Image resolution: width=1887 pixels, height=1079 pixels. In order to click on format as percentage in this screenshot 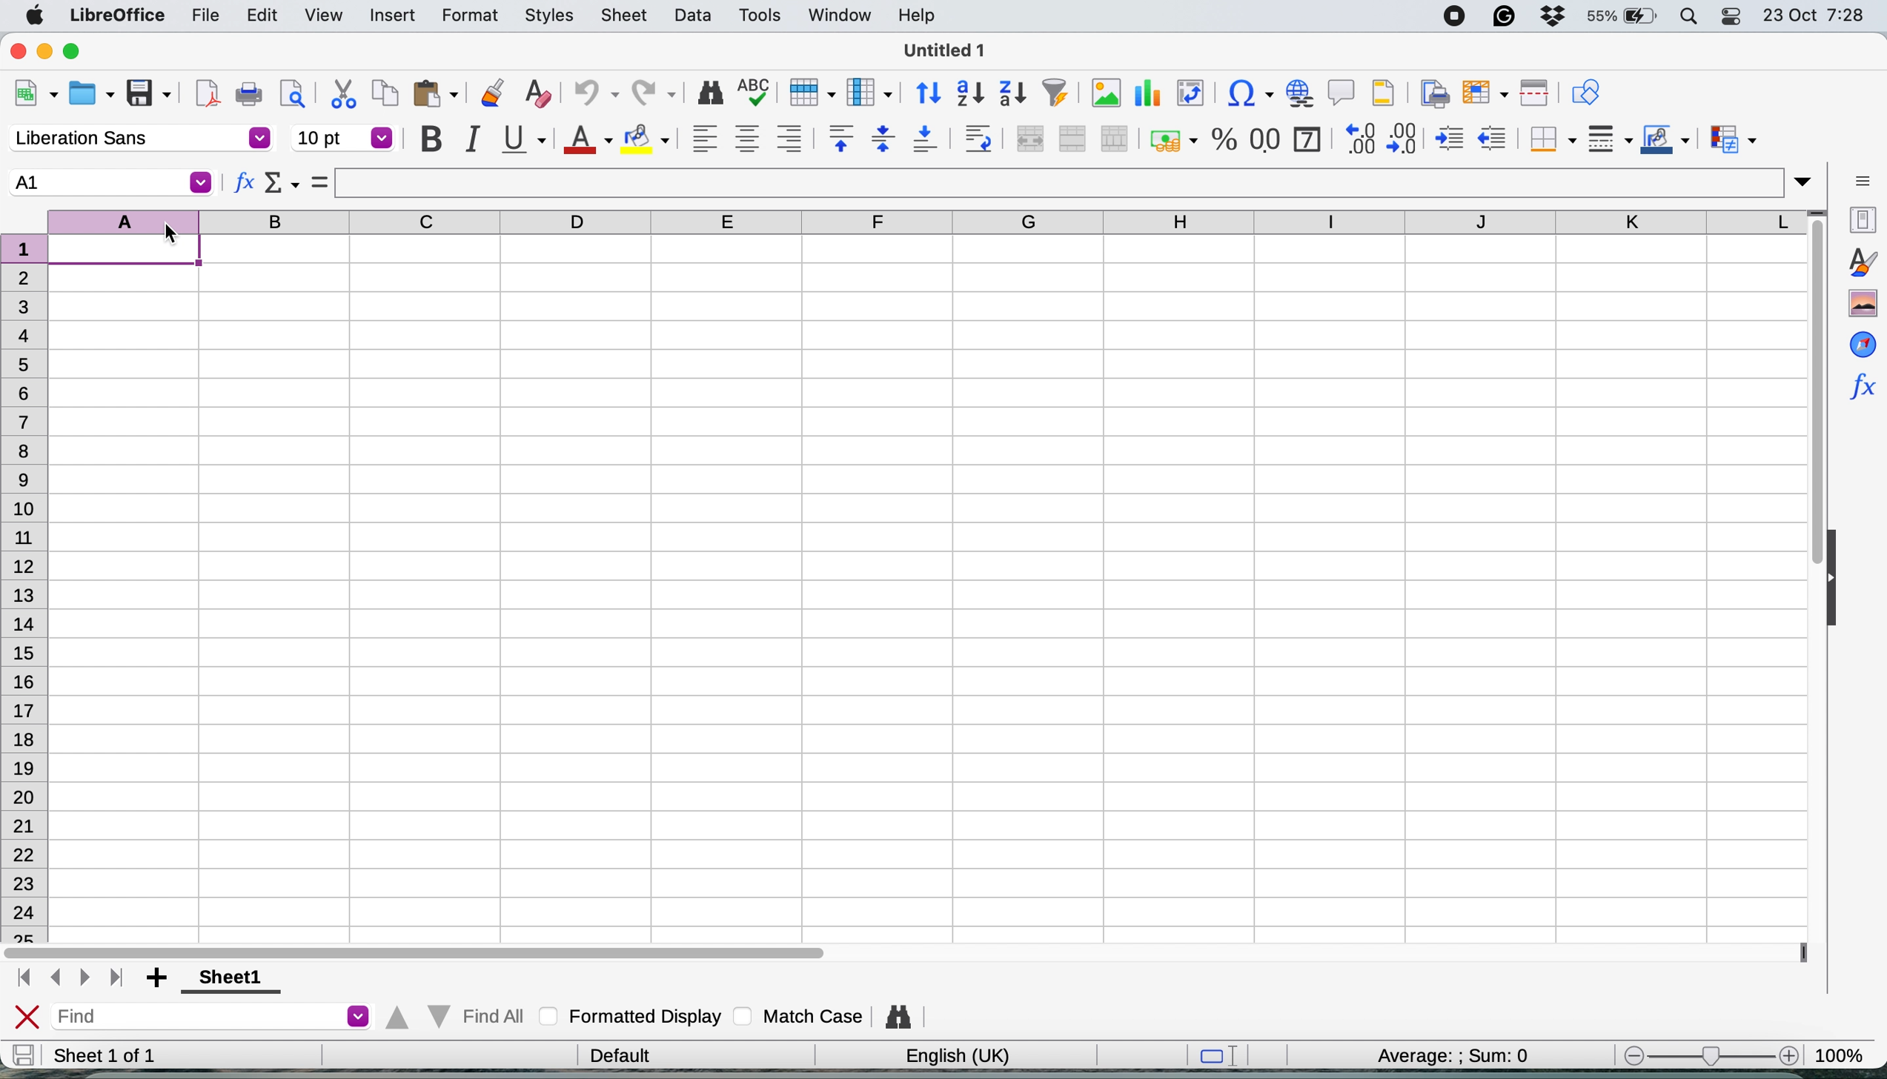, I will do `click(1220, 139)`.